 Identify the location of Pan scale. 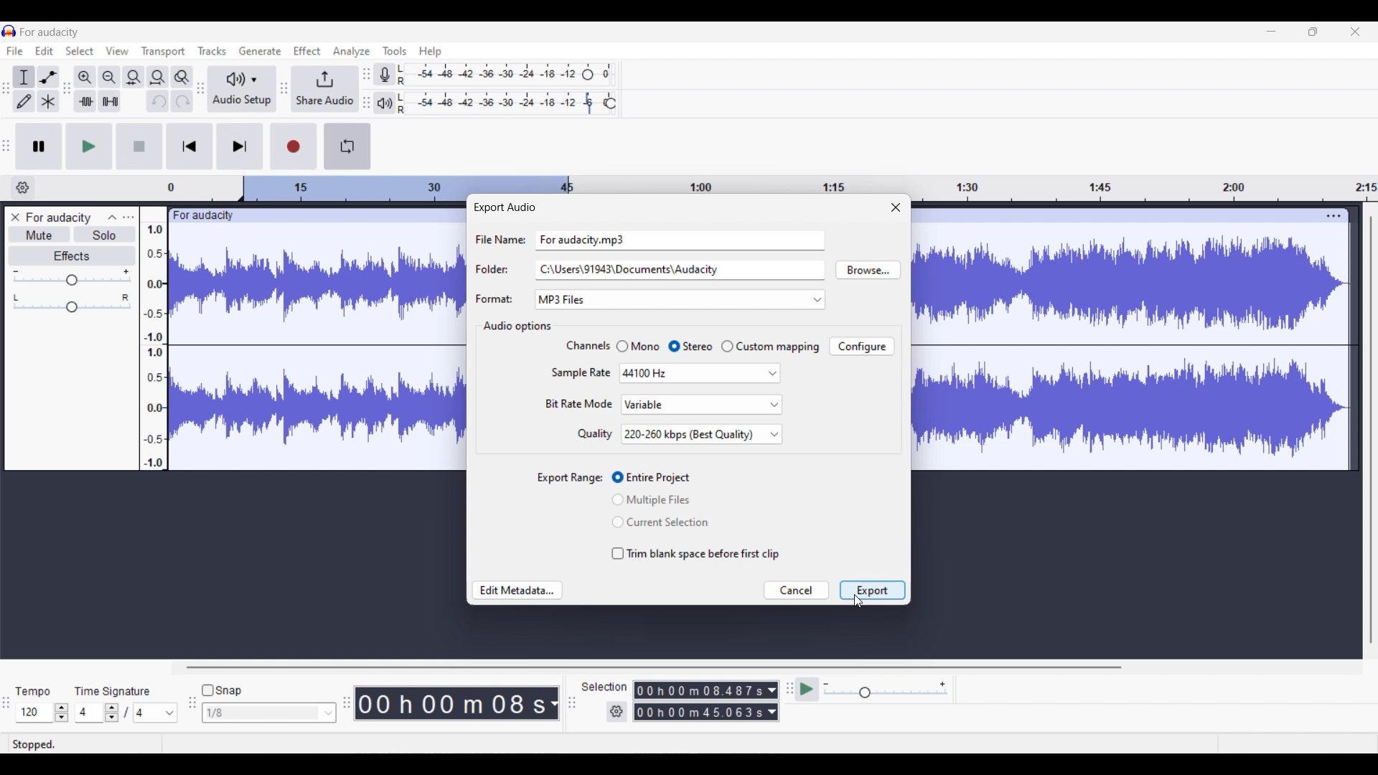
(72, 304).